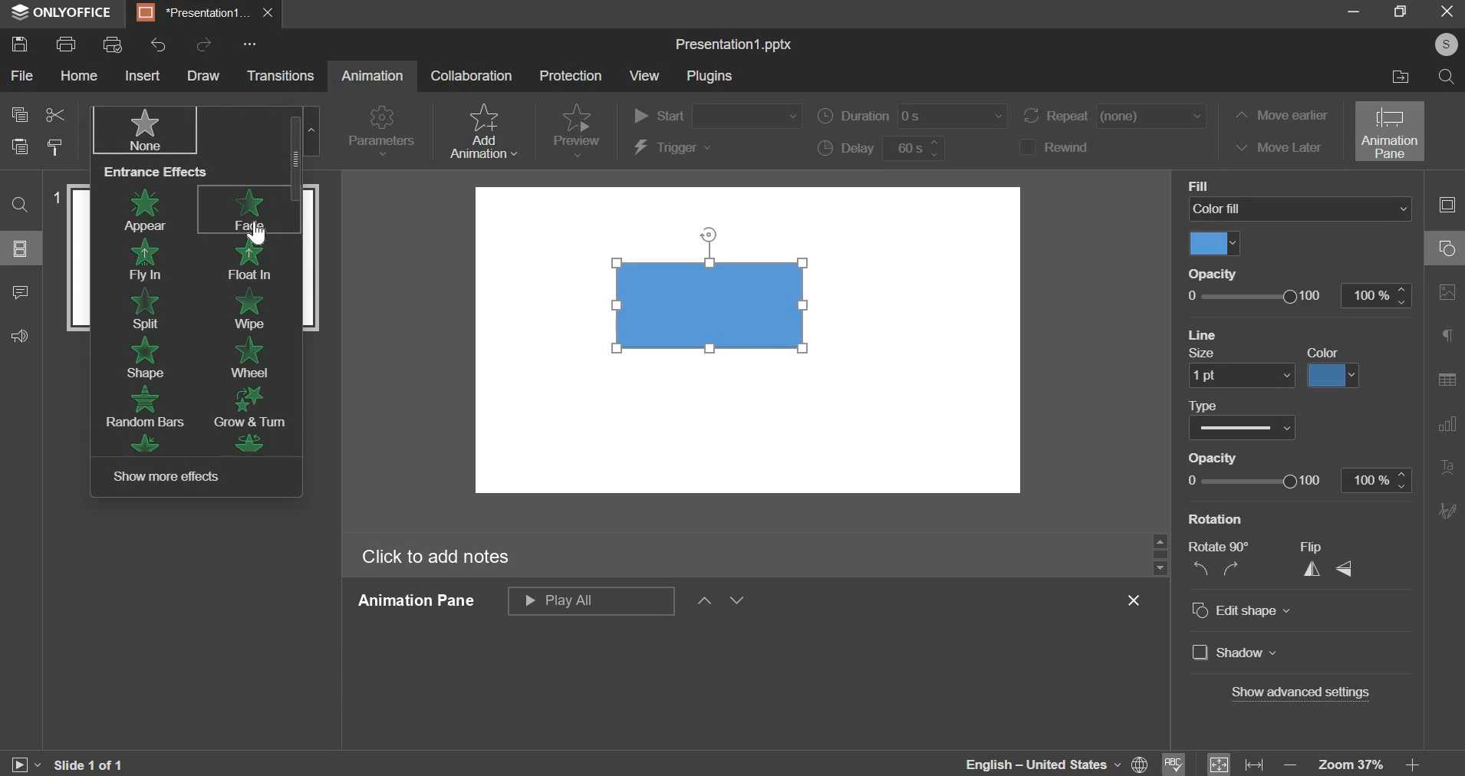 This screenshot has width=1465, height=776. I want to click on Opacity, so click(1222, 455).